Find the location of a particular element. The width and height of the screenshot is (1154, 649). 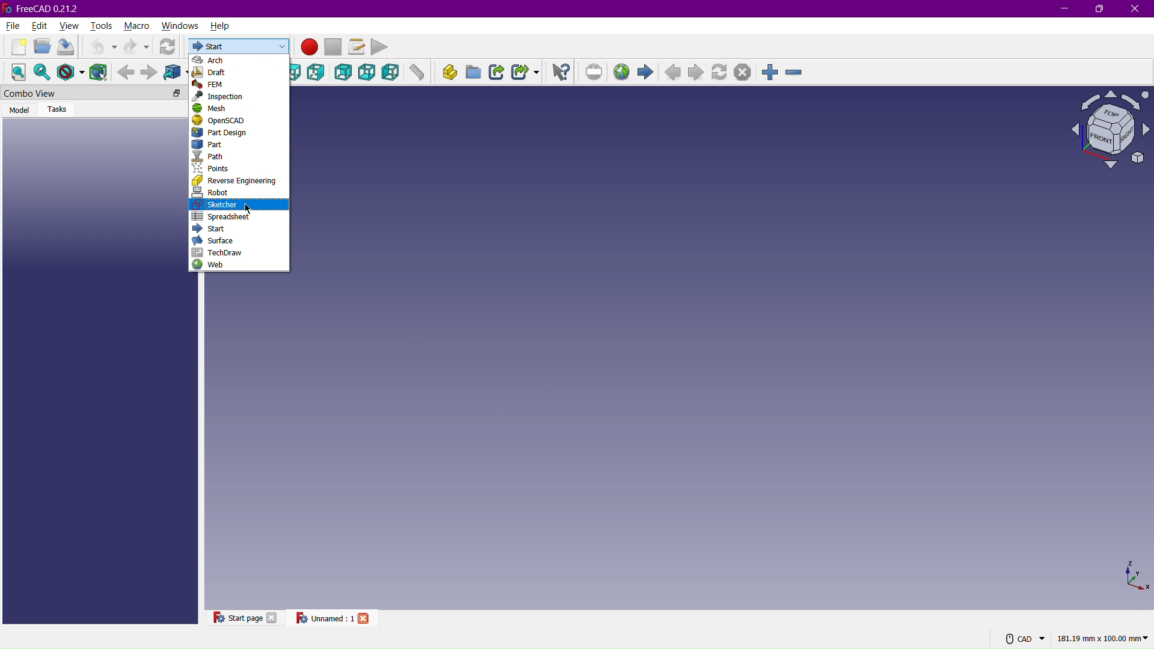

Reverse Engineering is located at coordinates (239, 183).